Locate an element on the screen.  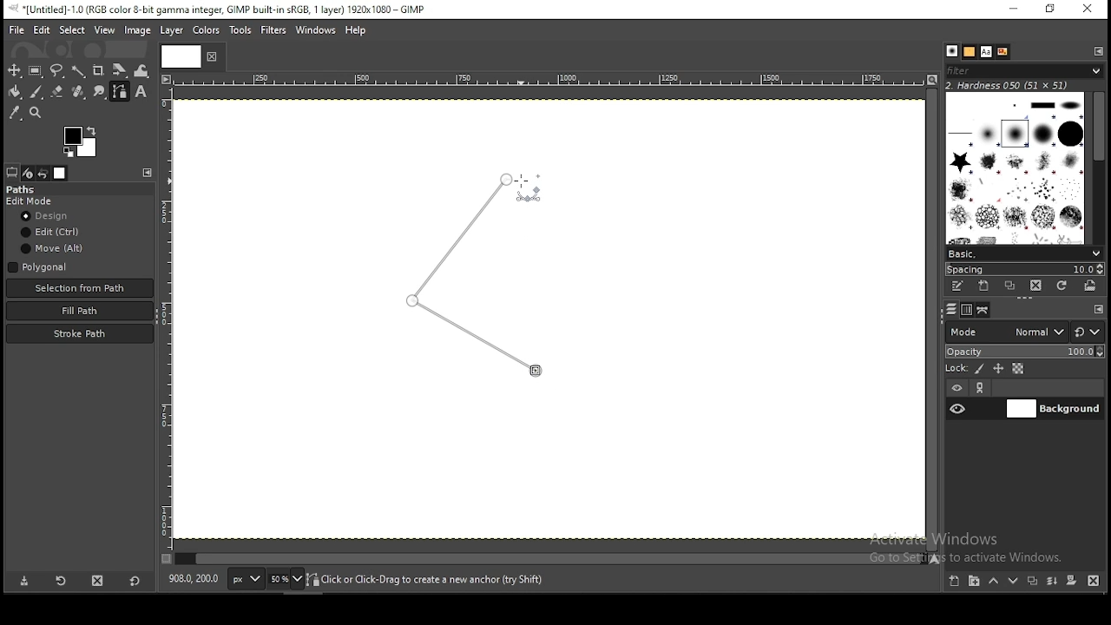
move layer one step down is located at coordinates (1014, 582).